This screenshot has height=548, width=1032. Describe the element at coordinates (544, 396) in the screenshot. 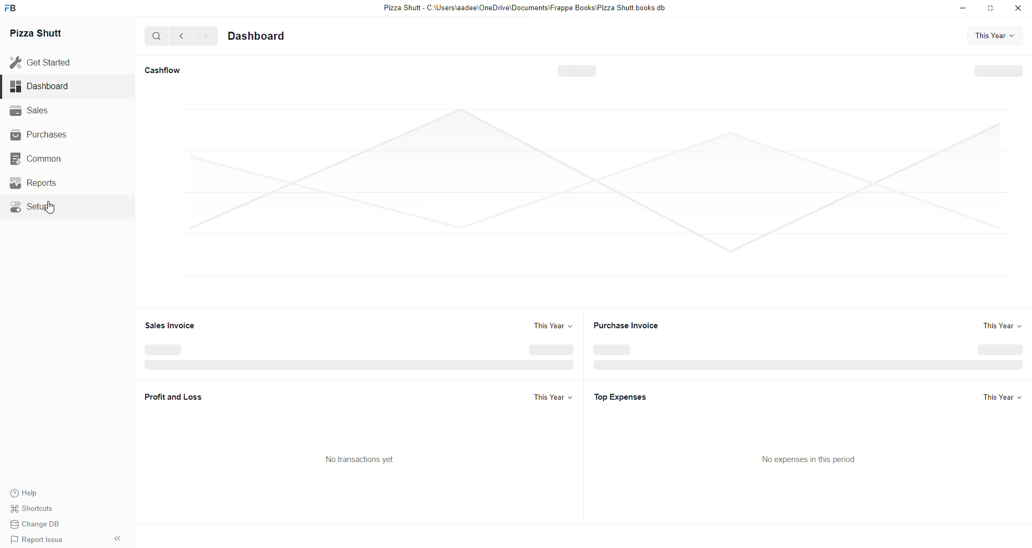

I see `profit and loss timeframe` at that location.